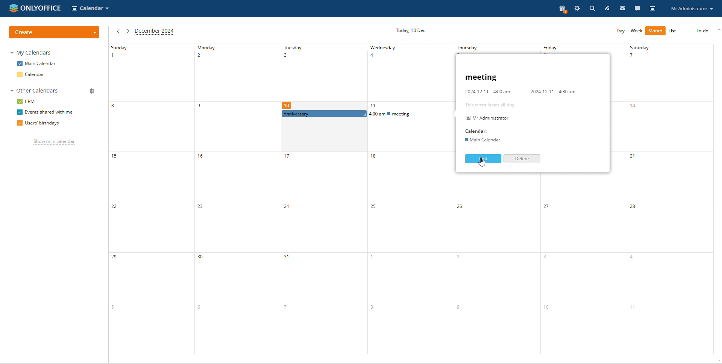 This screenshot has width=722, height=364. What do you see at coordinates (717, 361) in the screenshot?
I see `scroll down` at bounding box center [717, 361].